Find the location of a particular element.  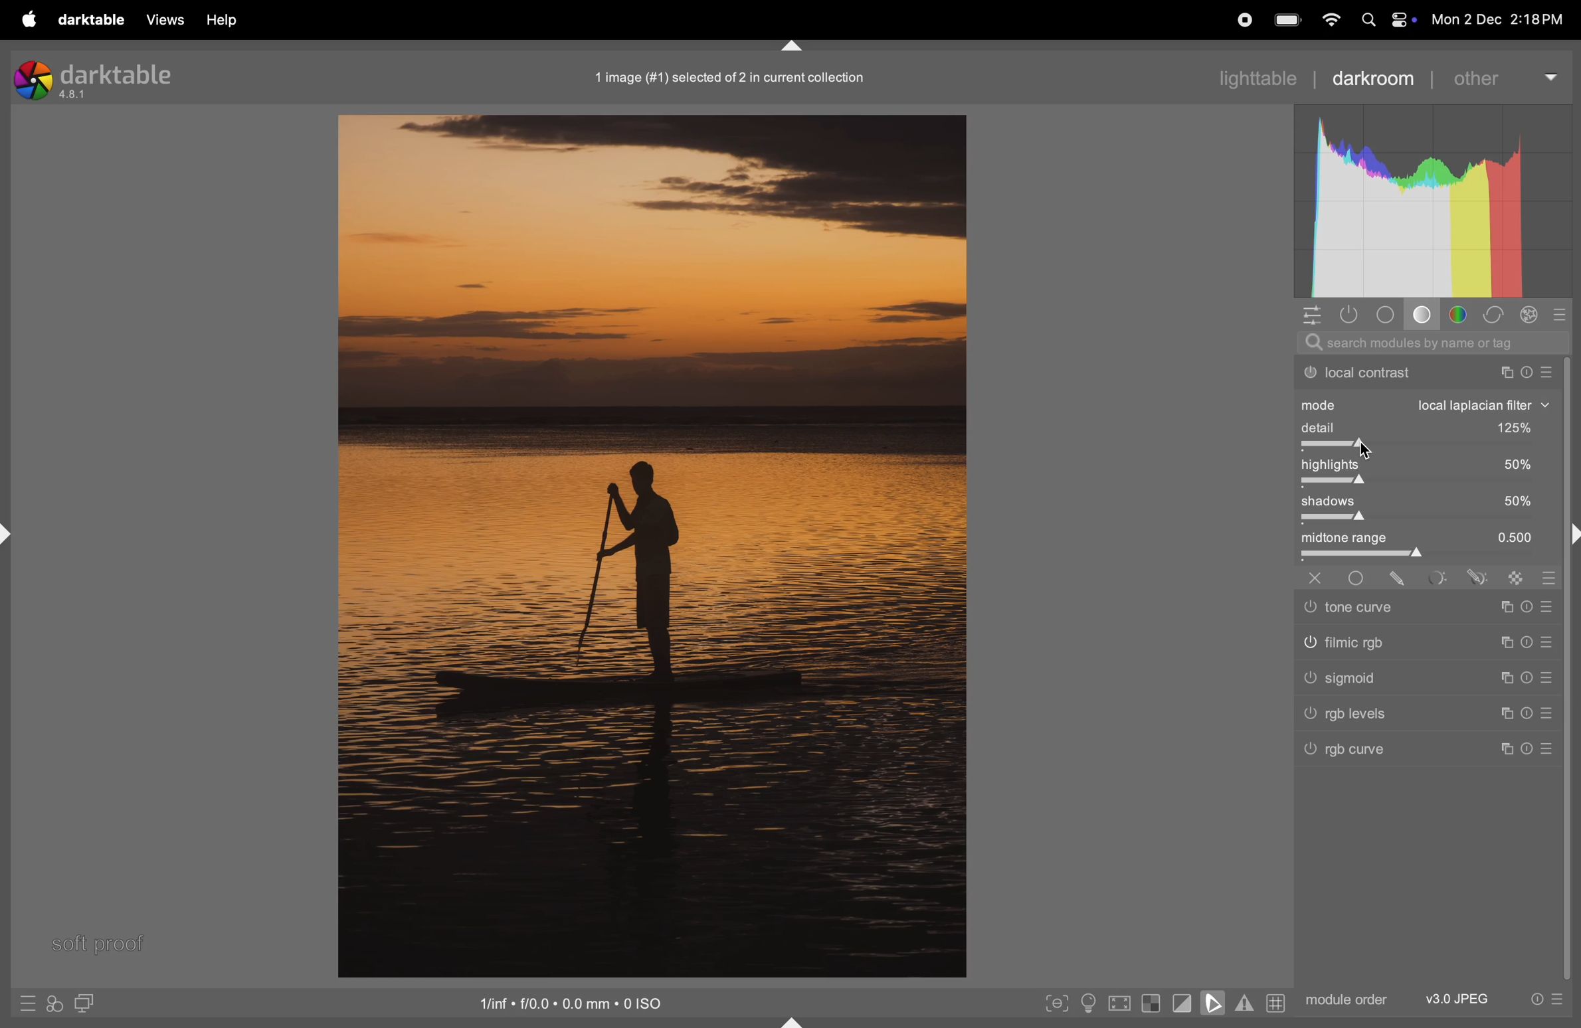

tone is located at coordinates (1422, 314).